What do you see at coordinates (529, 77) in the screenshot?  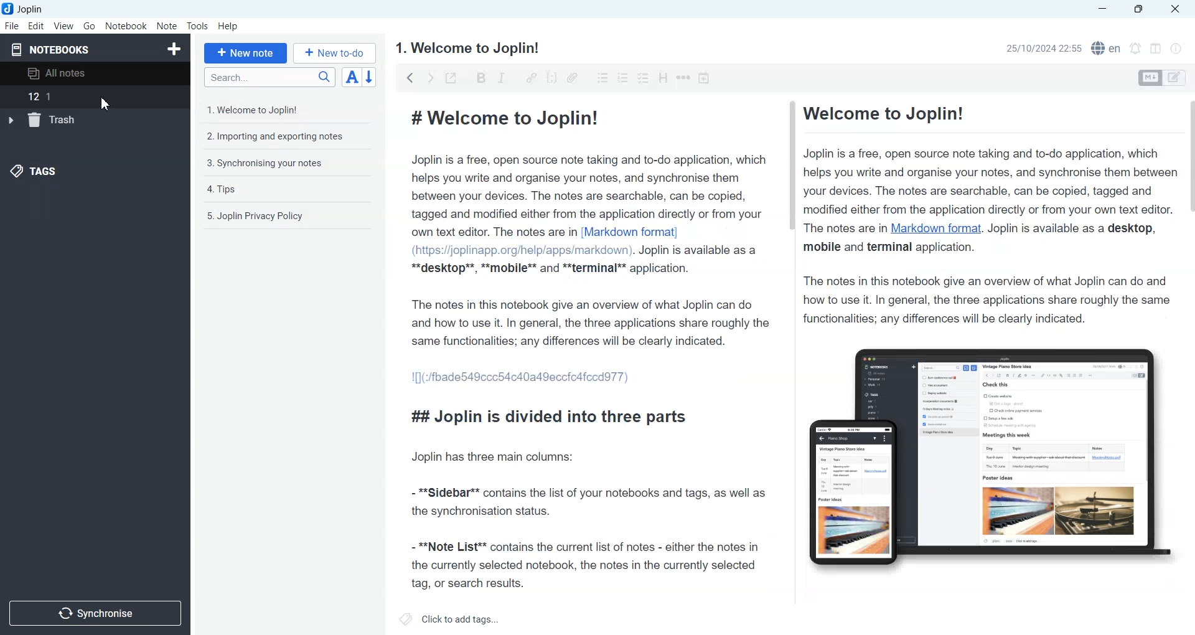 I see `Hyperlink` at bounding box center [529, 77].